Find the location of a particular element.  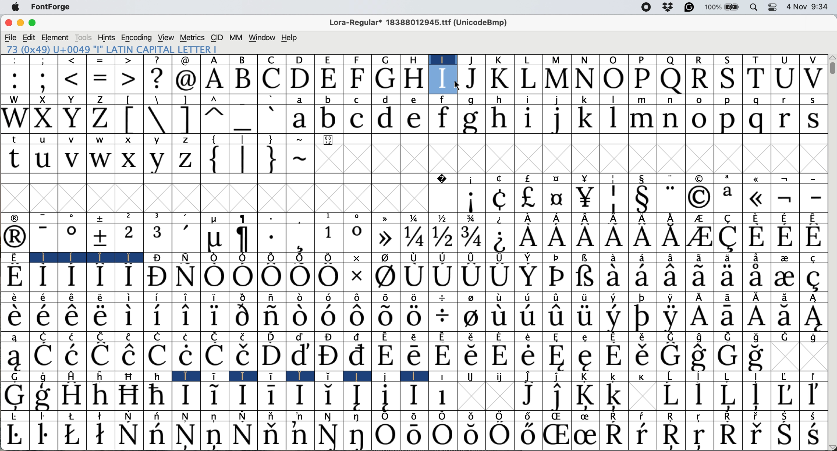

Symbol is located at coordinates (100, 317).